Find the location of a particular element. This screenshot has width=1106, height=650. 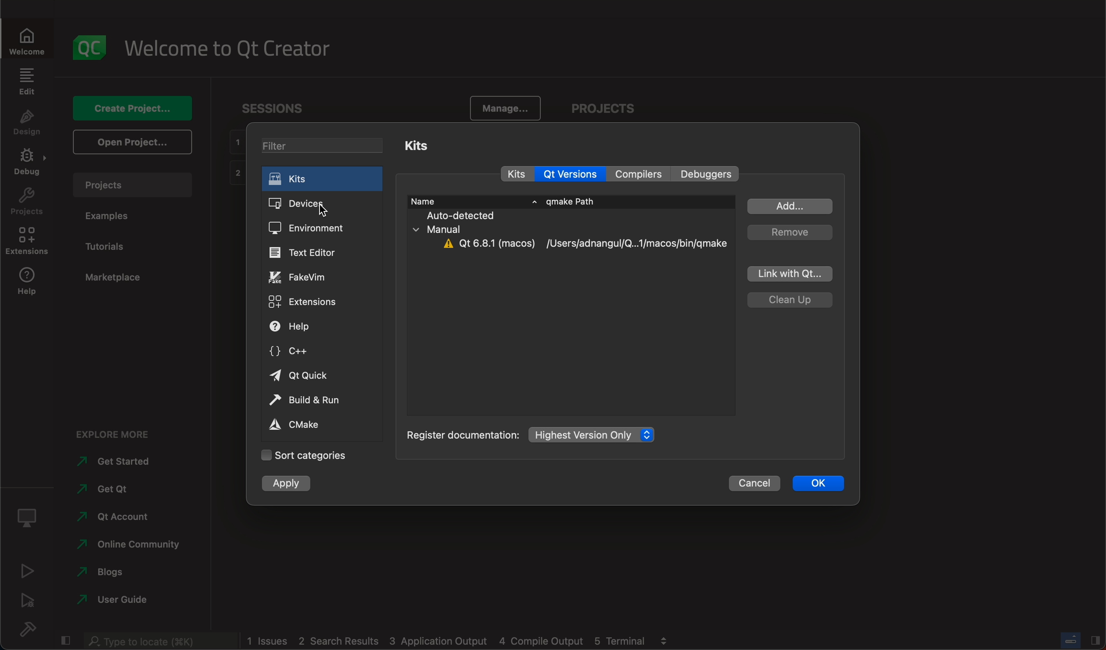

explore more is located at coordinates (113, 435).